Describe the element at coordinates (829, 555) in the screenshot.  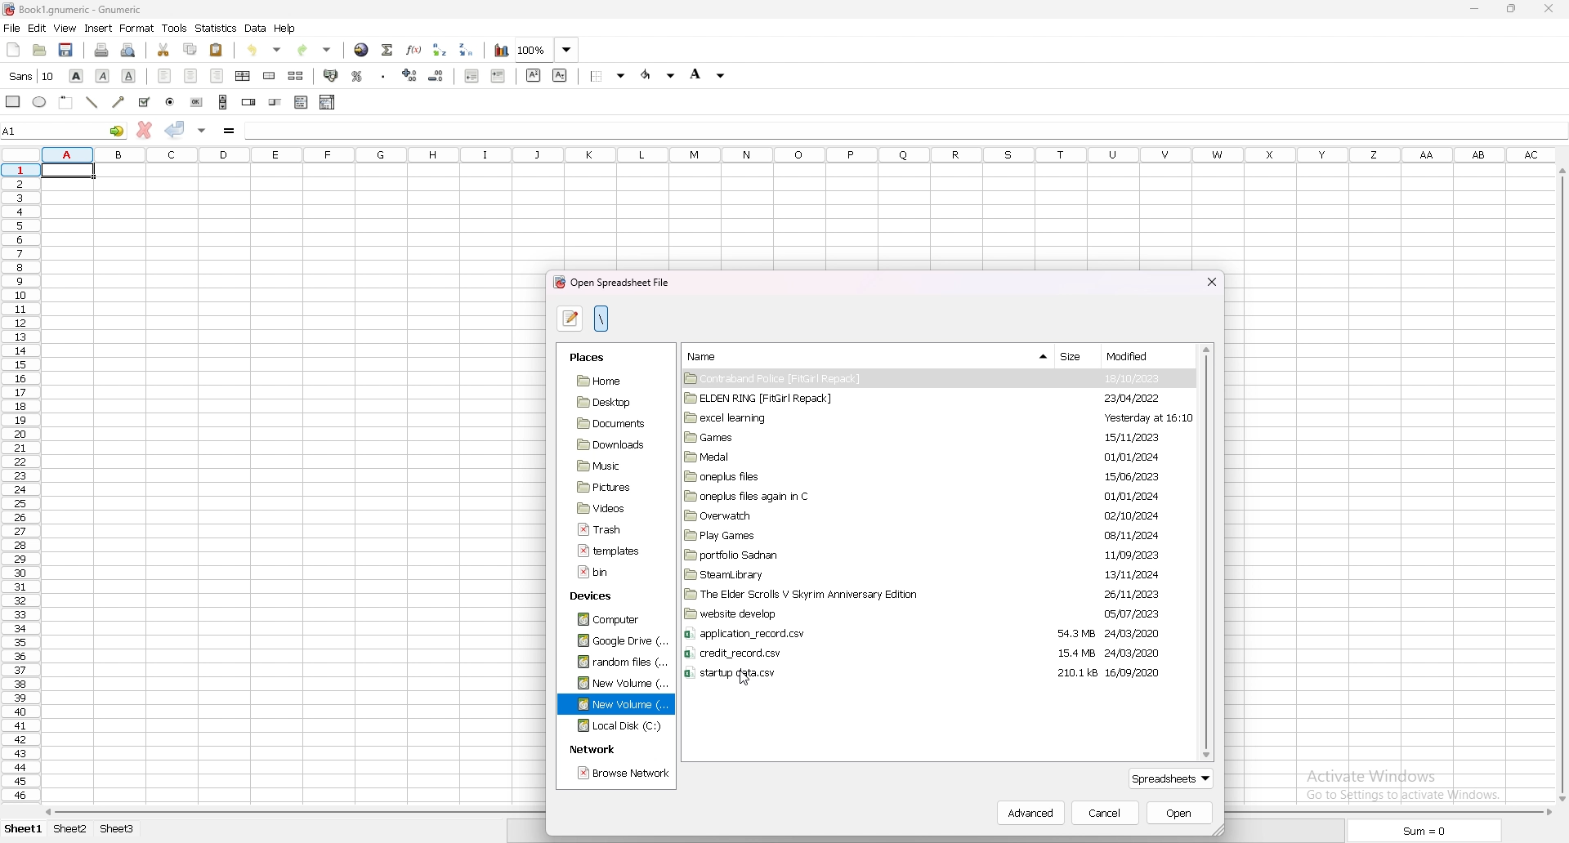
I see `folder` at that location.